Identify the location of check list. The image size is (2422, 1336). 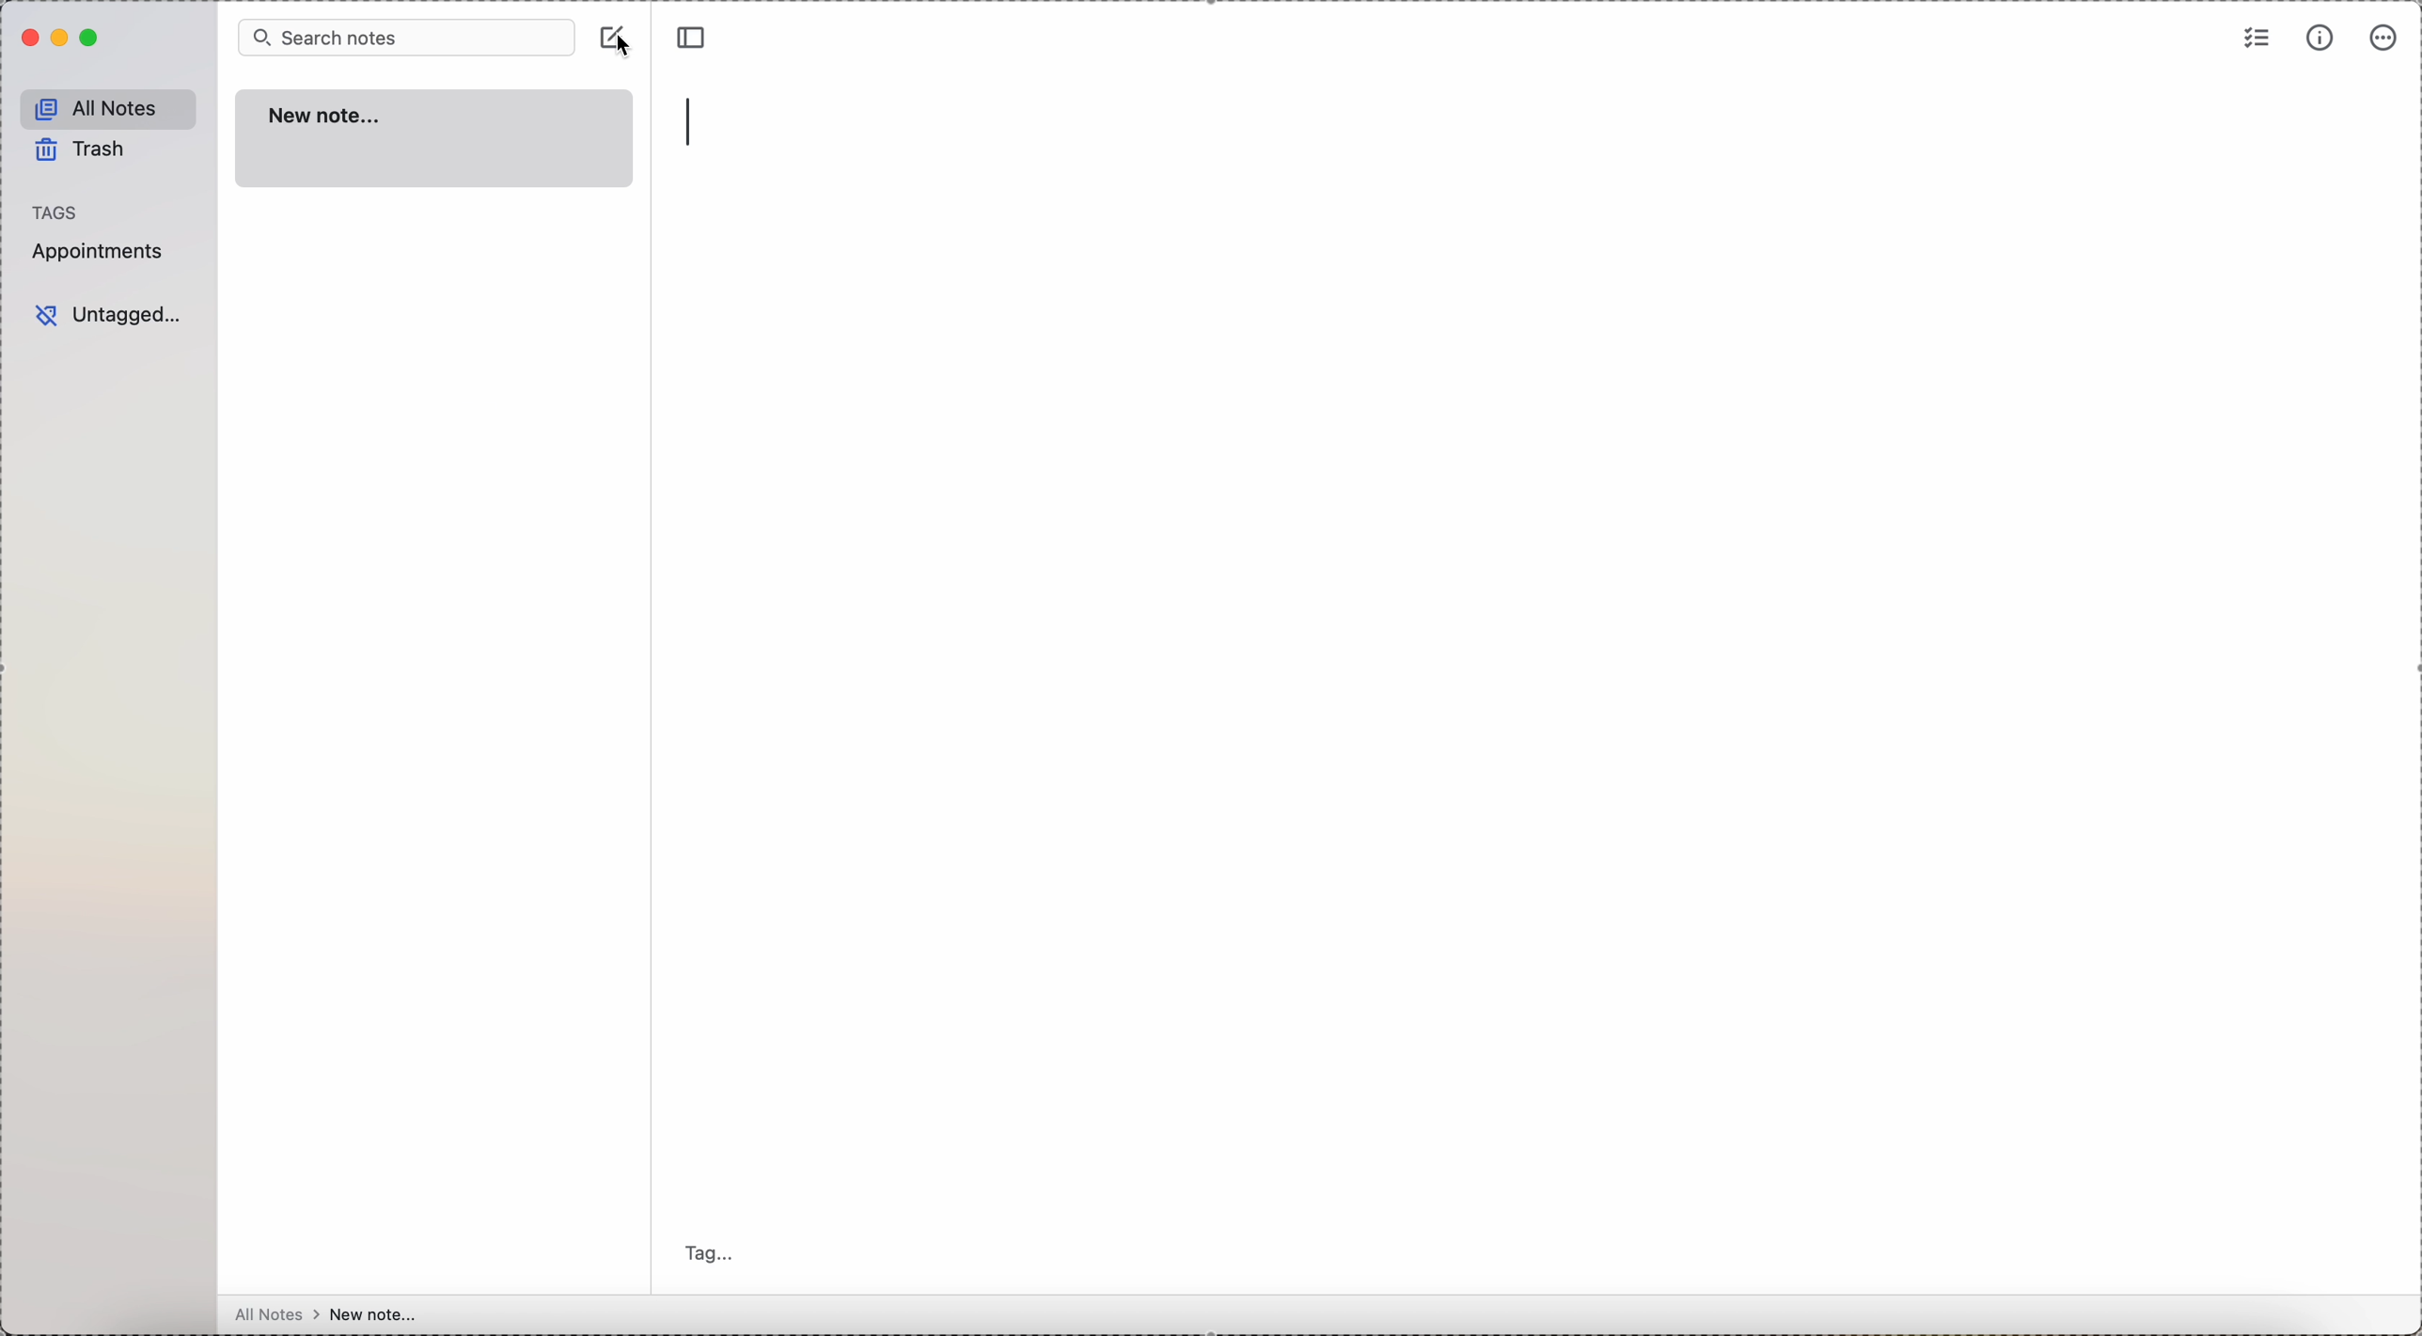
(2257, 38).